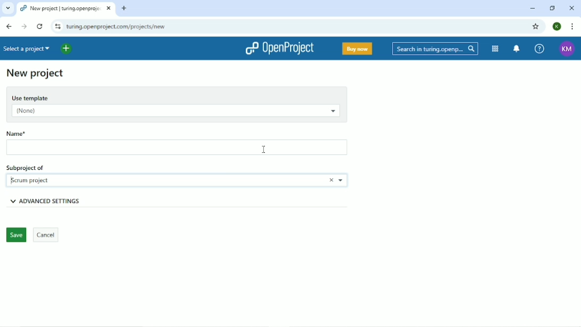 Image resolution: width=581 pixels, height=327 pixels. What do you see at coordinates (536, 26) in the screenshot?
I see `Bookmark this tab` at bounding box center [536, 26].